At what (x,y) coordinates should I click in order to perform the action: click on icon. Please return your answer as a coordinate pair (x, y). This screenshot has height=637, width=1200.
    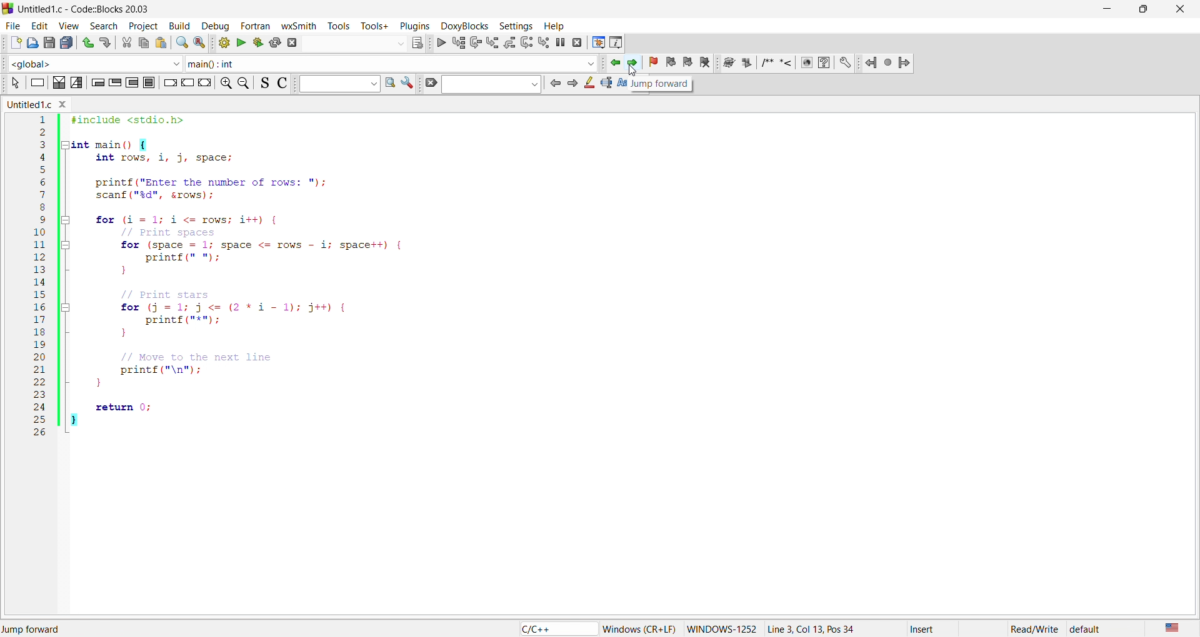
    Looking at the image, I should click on (167, 82).